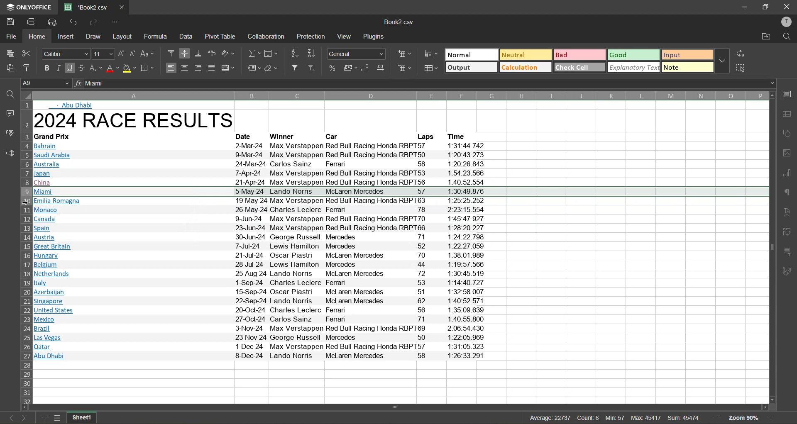 Image resolution: width=797 pixels, height=424 pixels. Describe the element at coordinates (396, 407) in the screenshot. I see `Horizontal scrollbar` at that location.